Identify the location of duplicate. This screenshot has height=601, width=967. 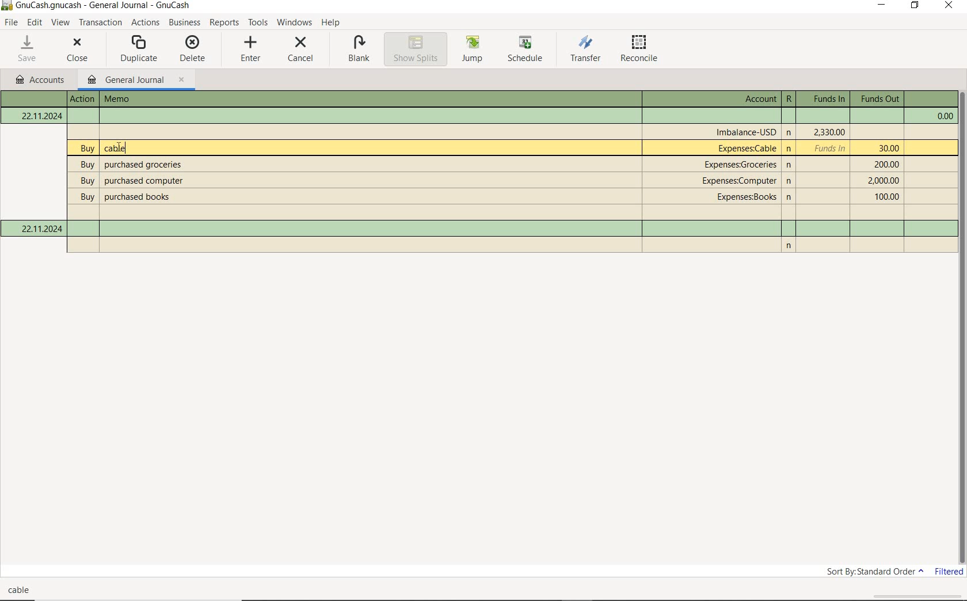
(140, 50).